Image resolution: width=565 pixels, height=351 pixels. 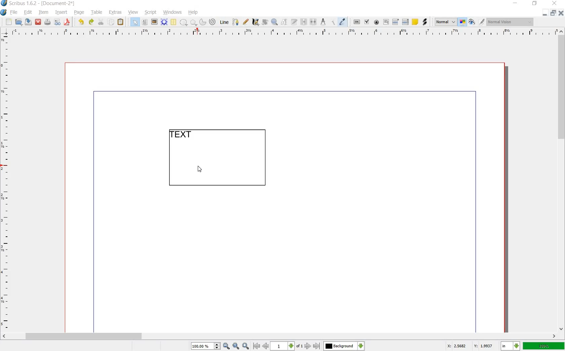 I want to click on select item, so click(x=135, y=22).